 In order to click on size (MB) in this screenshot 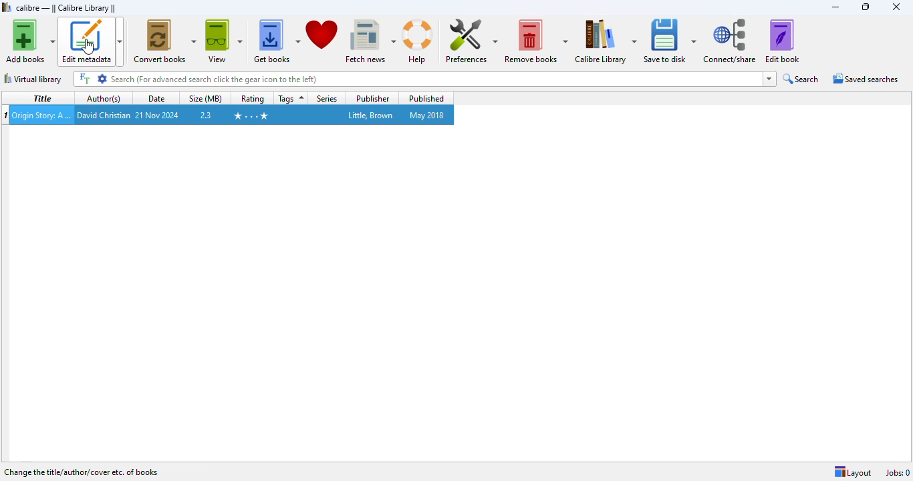, I will do `click(207, 99)`.